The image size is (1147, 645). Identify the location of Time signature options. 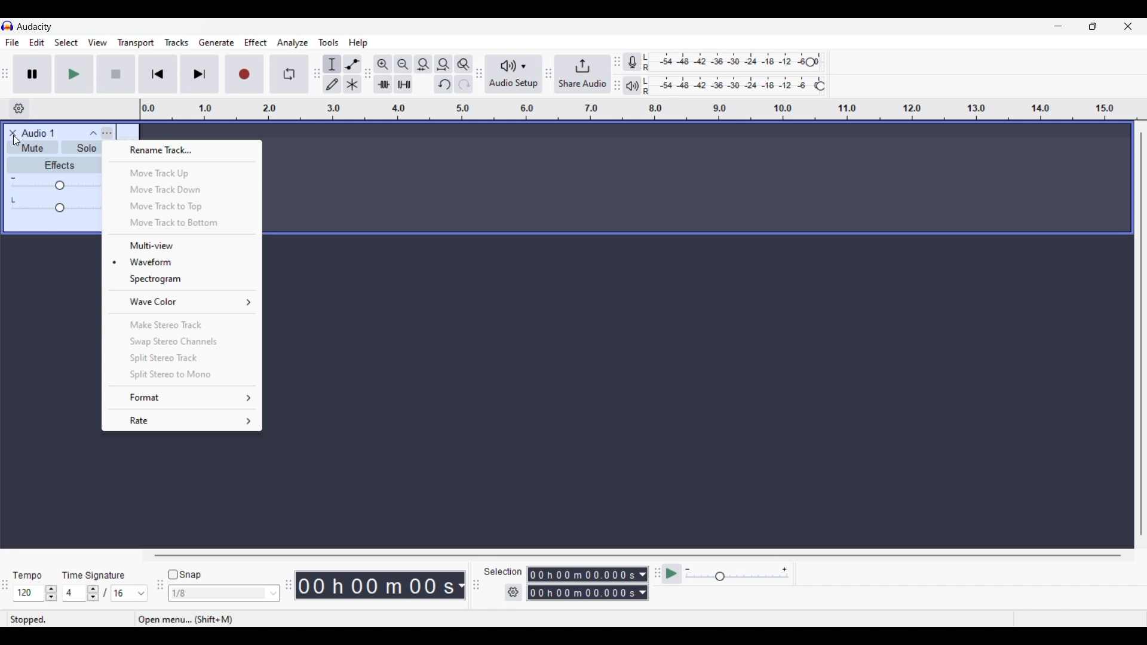
(142, 594).